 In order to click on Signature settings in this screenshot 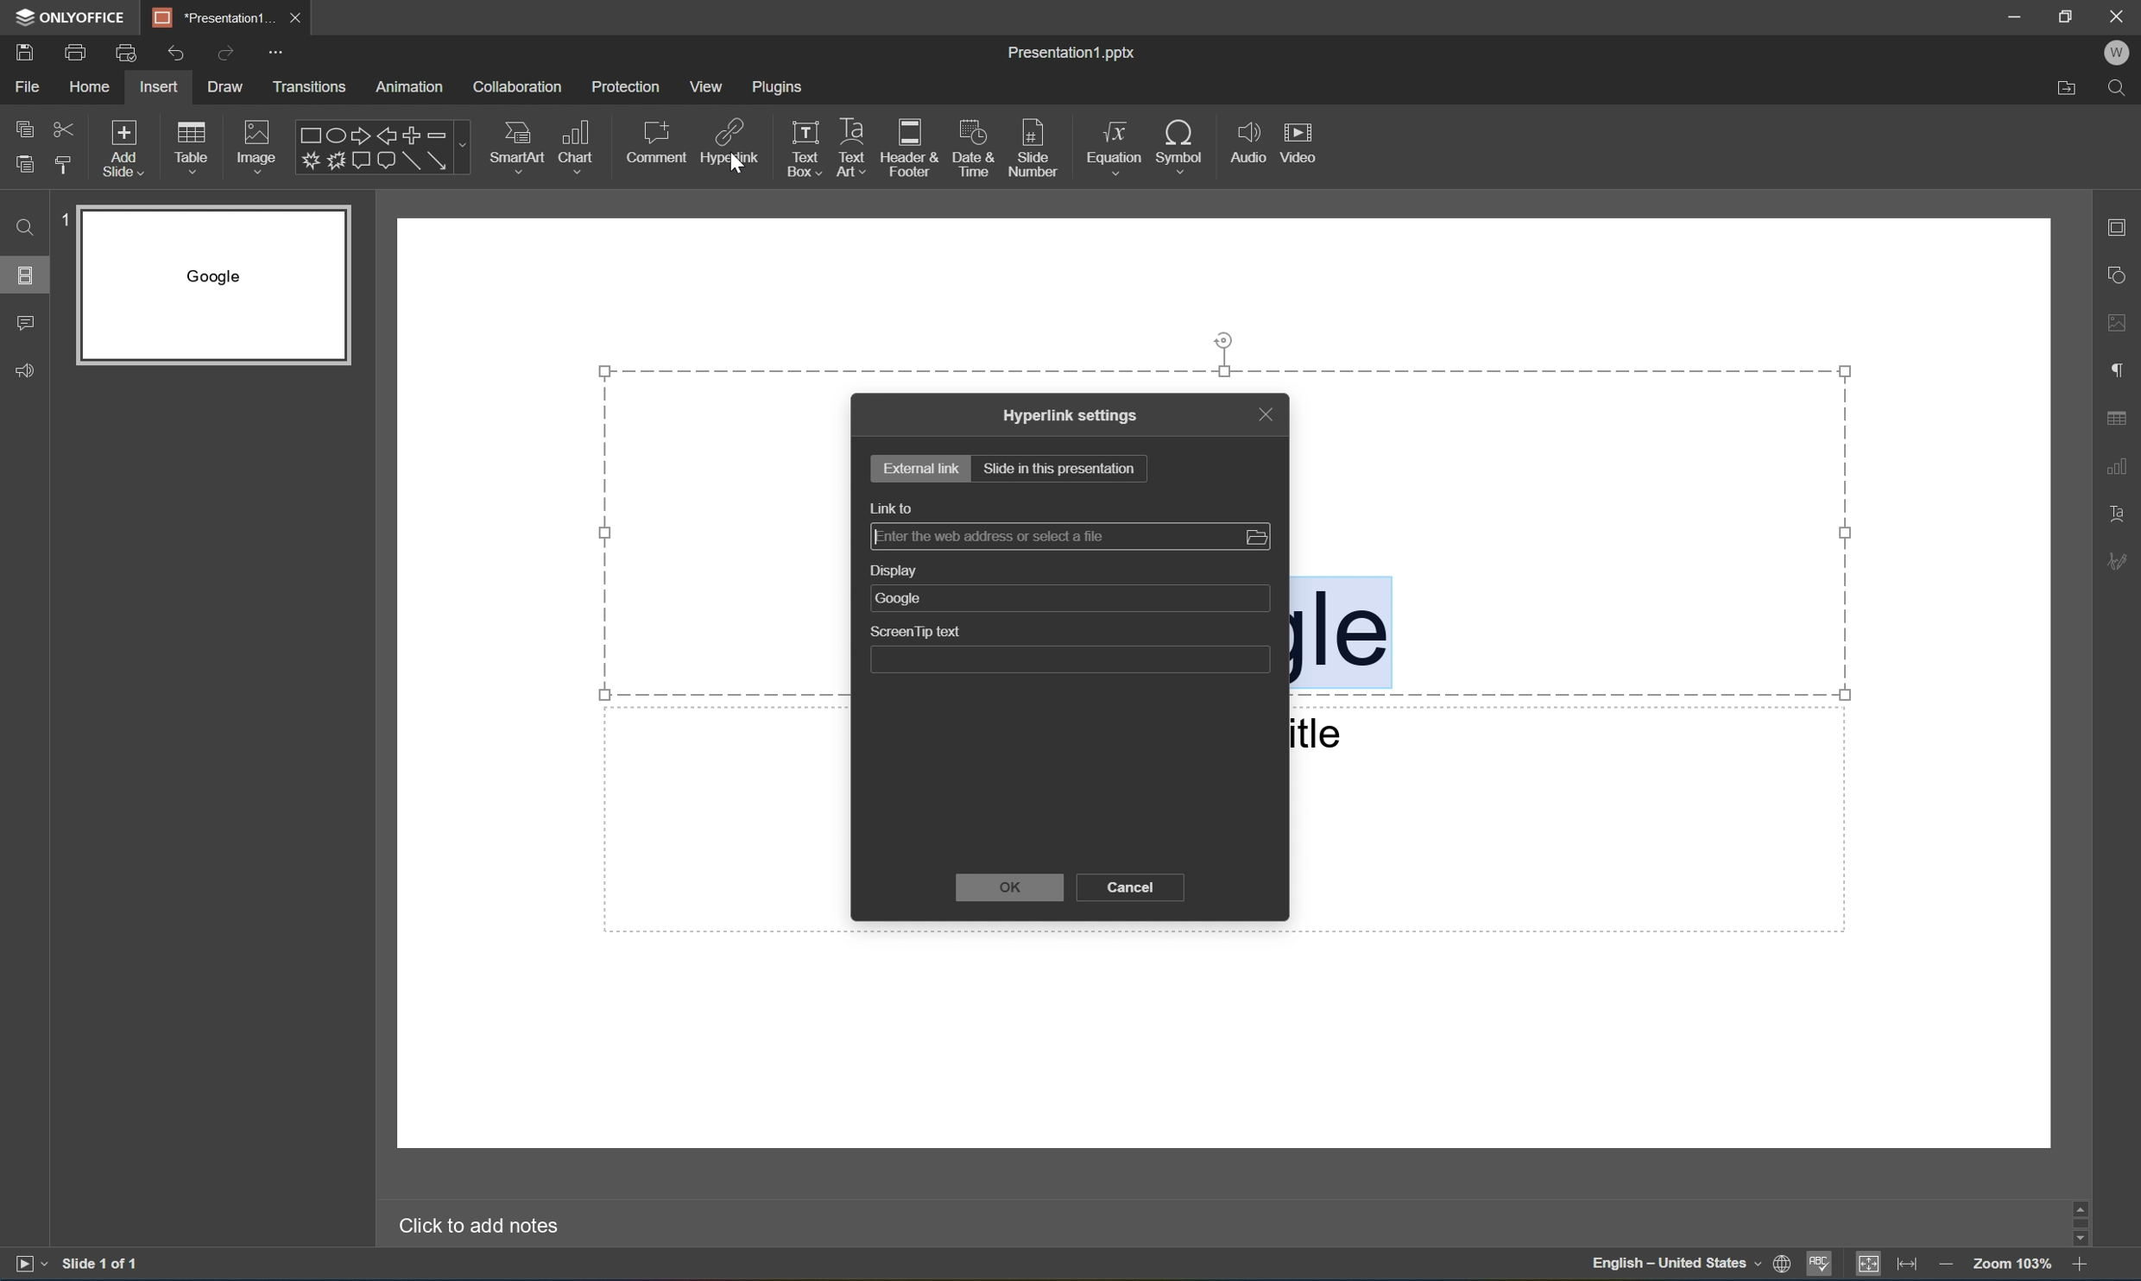, I will do `click(2117, 561)`.